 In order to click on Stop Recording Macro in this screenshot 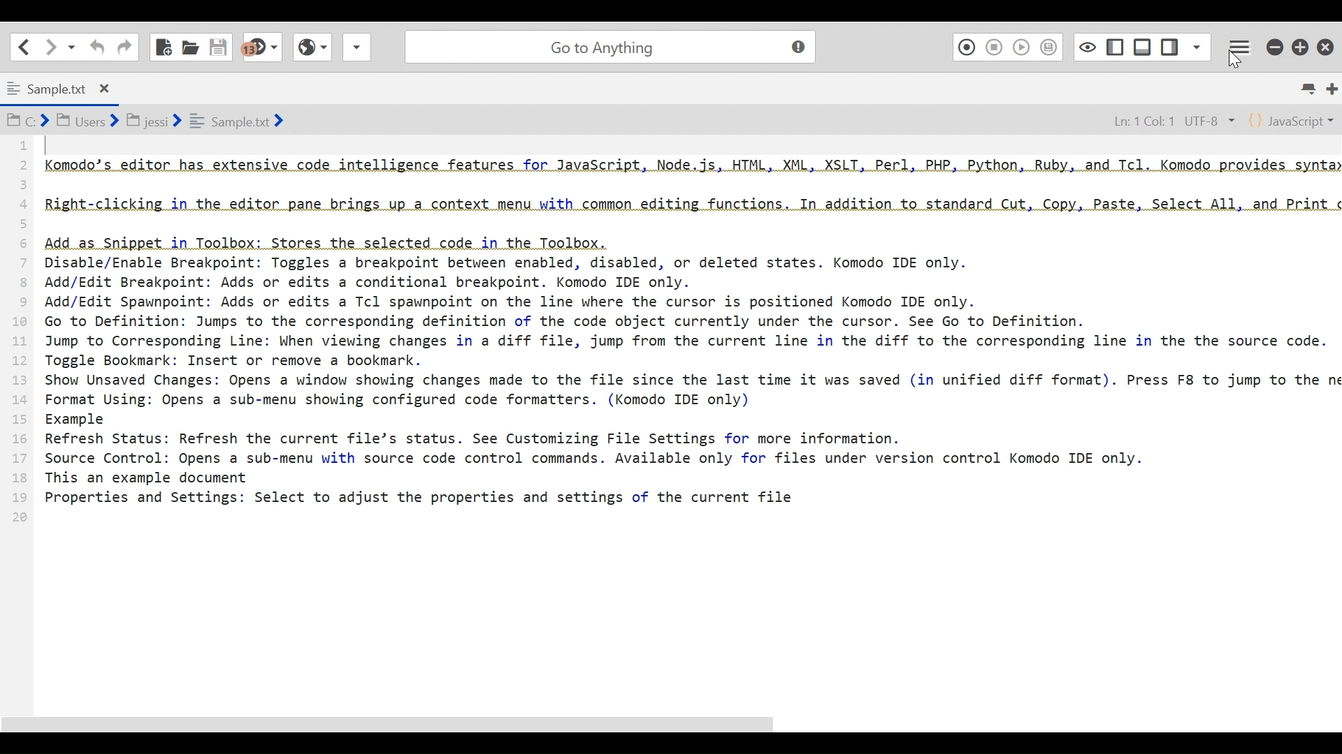, I will do `click(995, 47)`.